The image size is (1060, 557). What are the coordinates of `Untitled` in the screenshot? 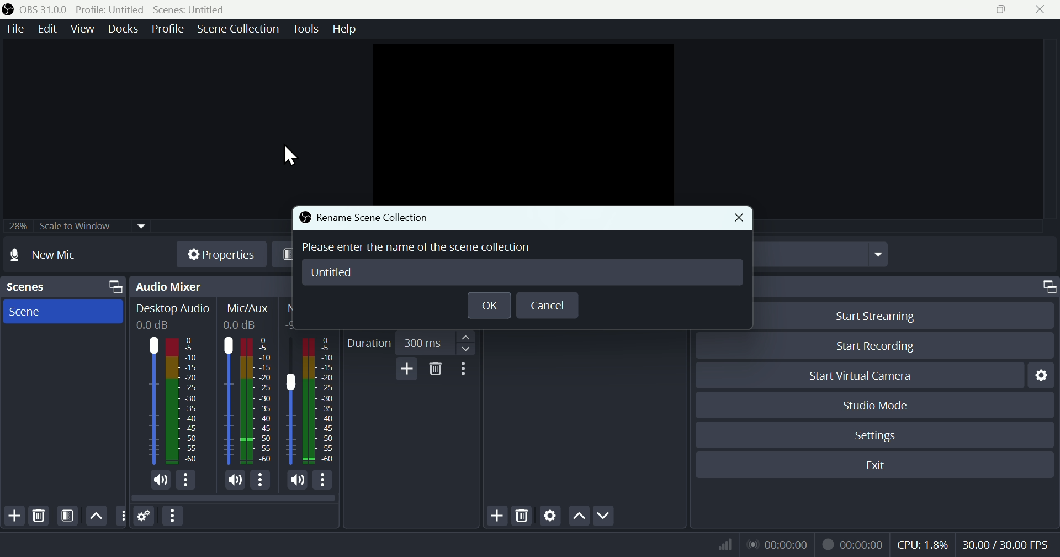 It's located at (331, 274).